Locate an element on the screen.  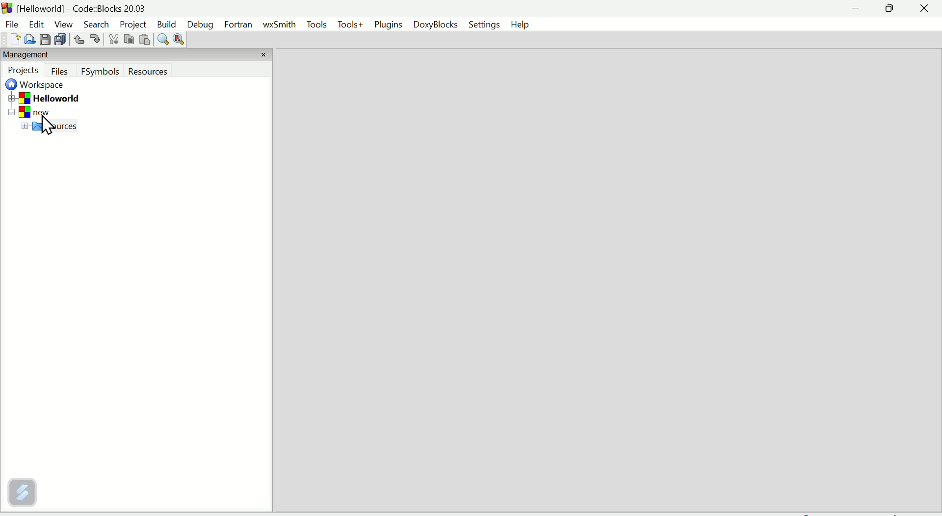
Projects is located at coordinates (24, 71).